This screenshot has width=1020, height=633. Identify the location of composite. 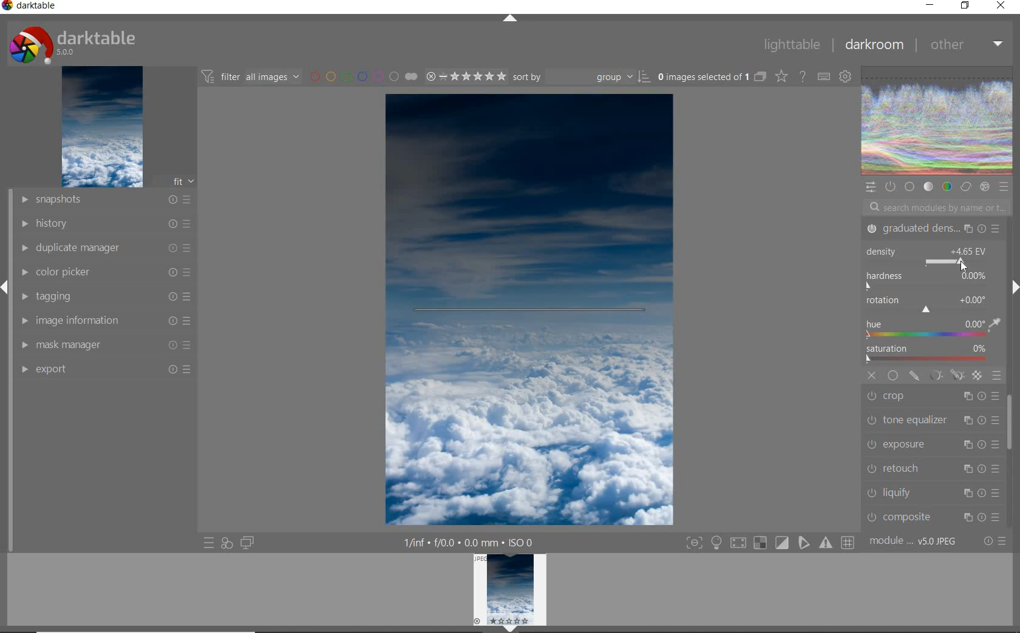
(933, 517).